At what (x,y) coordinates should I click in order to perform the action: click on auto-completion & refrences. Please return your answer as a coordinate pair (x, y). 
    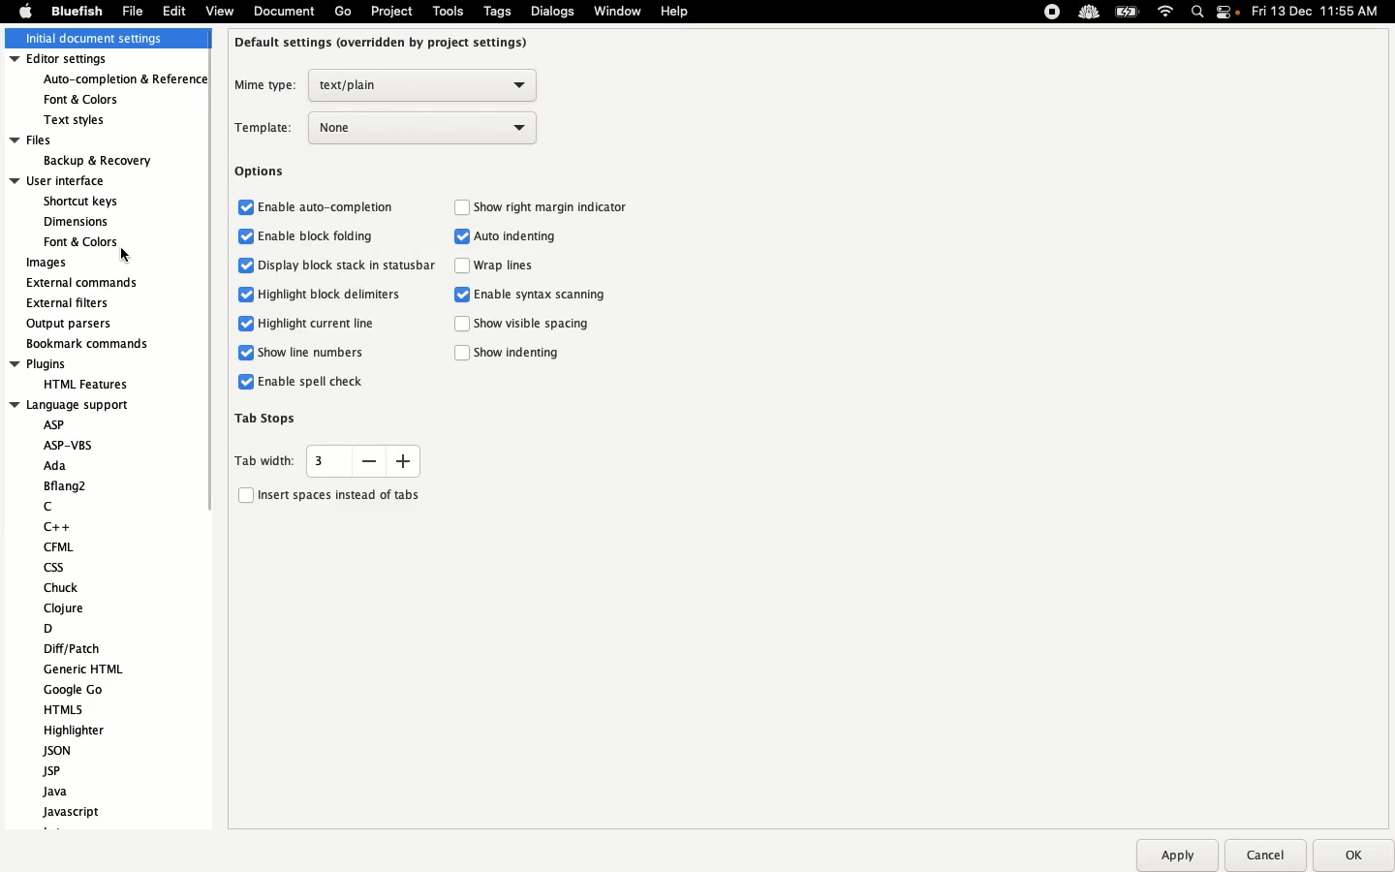
    Looking at the image, I should click on (127, 80).